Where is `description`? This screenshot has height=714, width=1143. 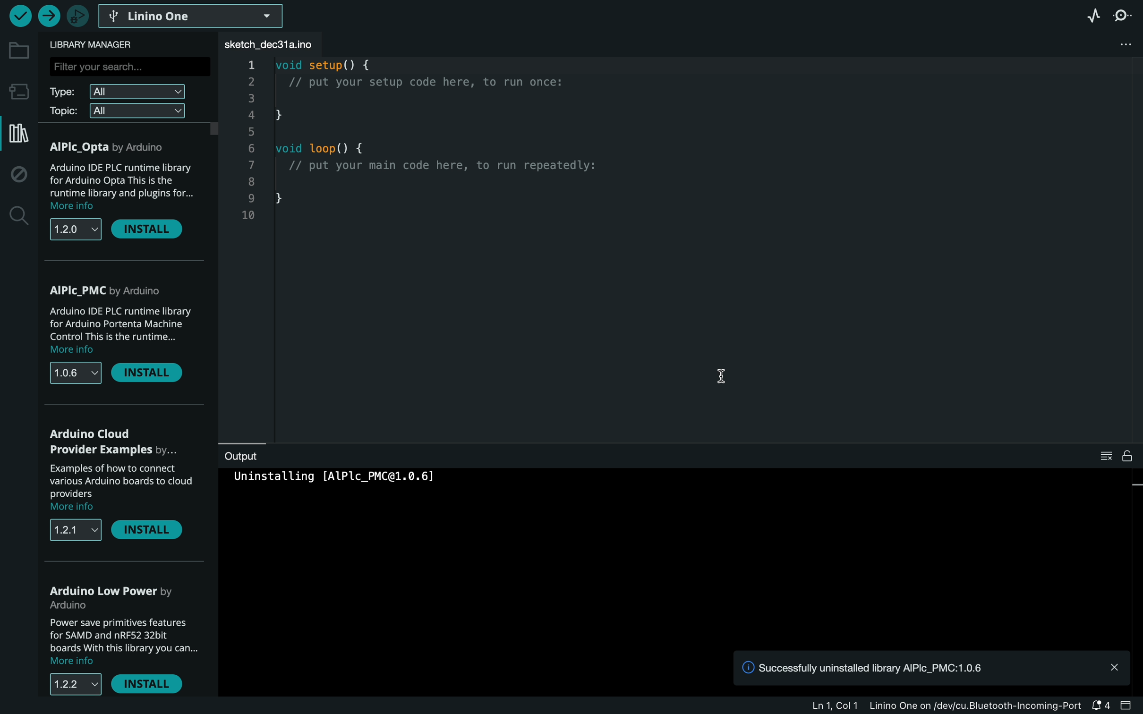 description is located at coordinates (124, 331).